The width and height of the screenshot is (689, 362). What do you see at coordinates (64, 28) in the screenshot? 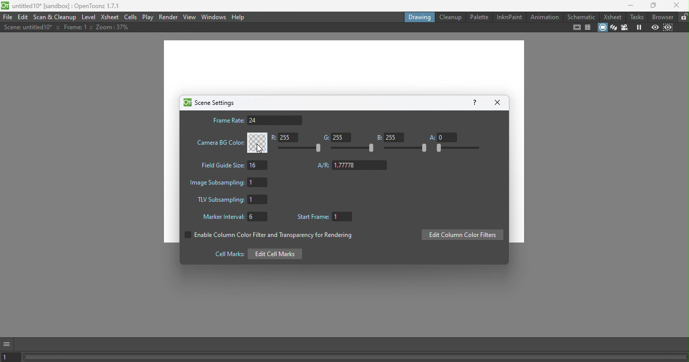
I see `Scene details` at bounding box center [64, 28].